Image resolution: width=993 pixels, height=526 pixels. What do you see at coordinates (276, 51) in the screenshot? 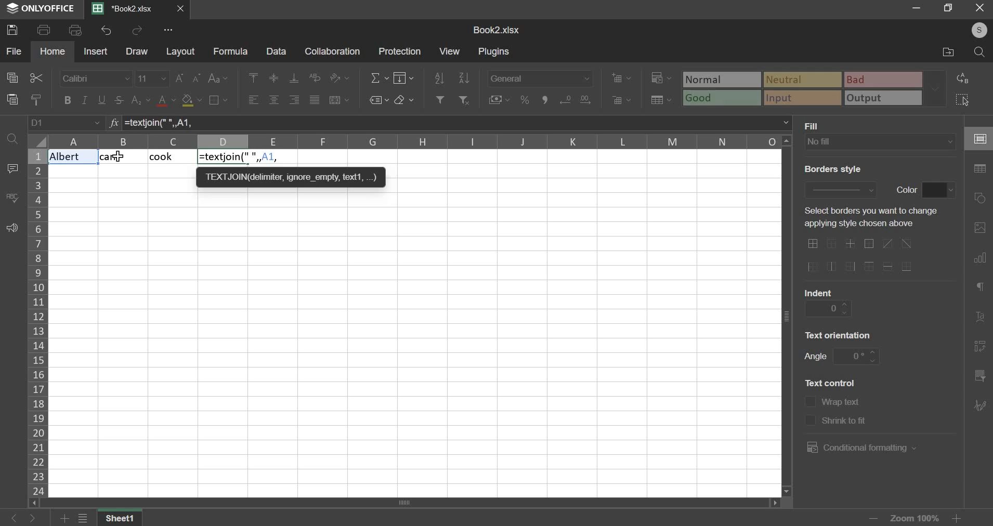
I see `data` at bounding box center [276, 51].